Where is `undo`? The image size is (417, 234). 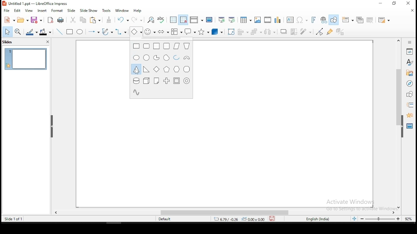 undo is located at coordinates (123, 20).